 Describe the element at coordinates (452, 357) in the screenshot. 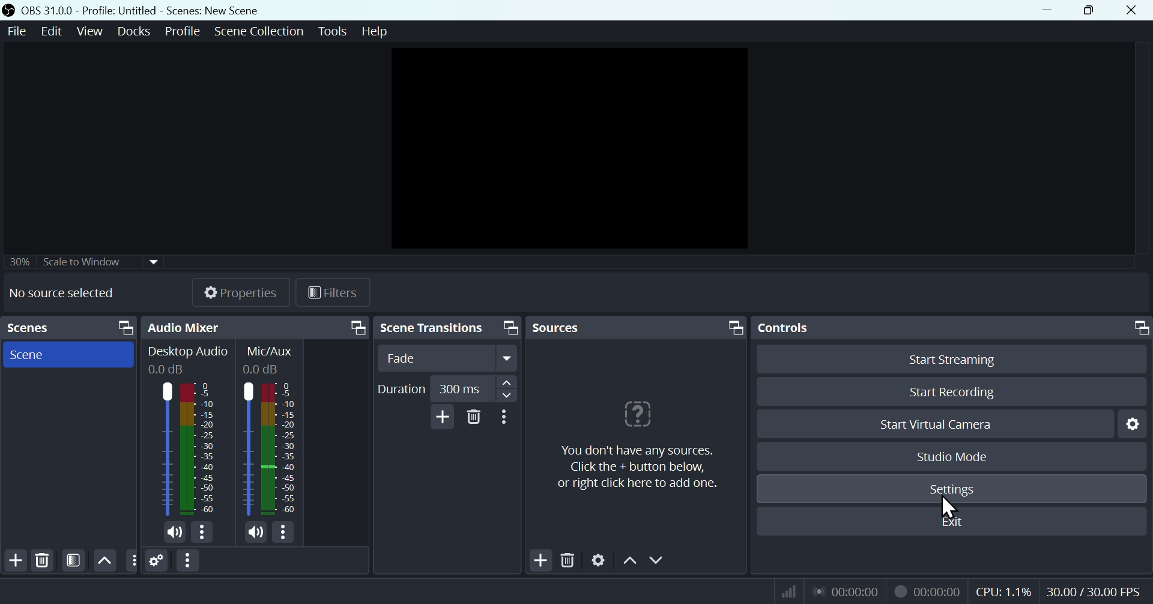

I see `fade` at that location.